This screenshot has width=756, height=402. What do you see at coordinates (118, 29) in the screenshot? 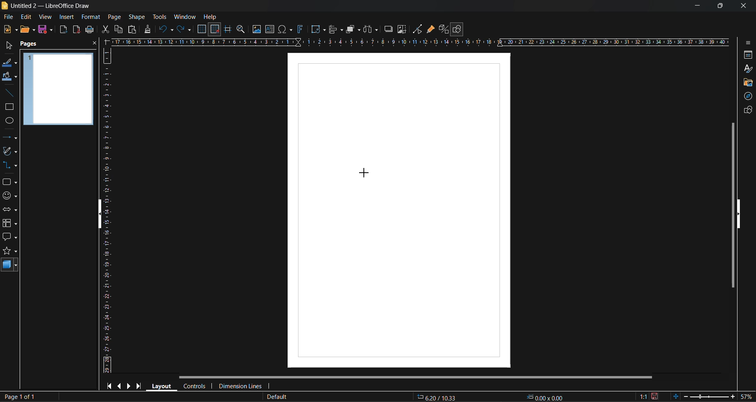
I see `copy` at bounding box center [118, 29].